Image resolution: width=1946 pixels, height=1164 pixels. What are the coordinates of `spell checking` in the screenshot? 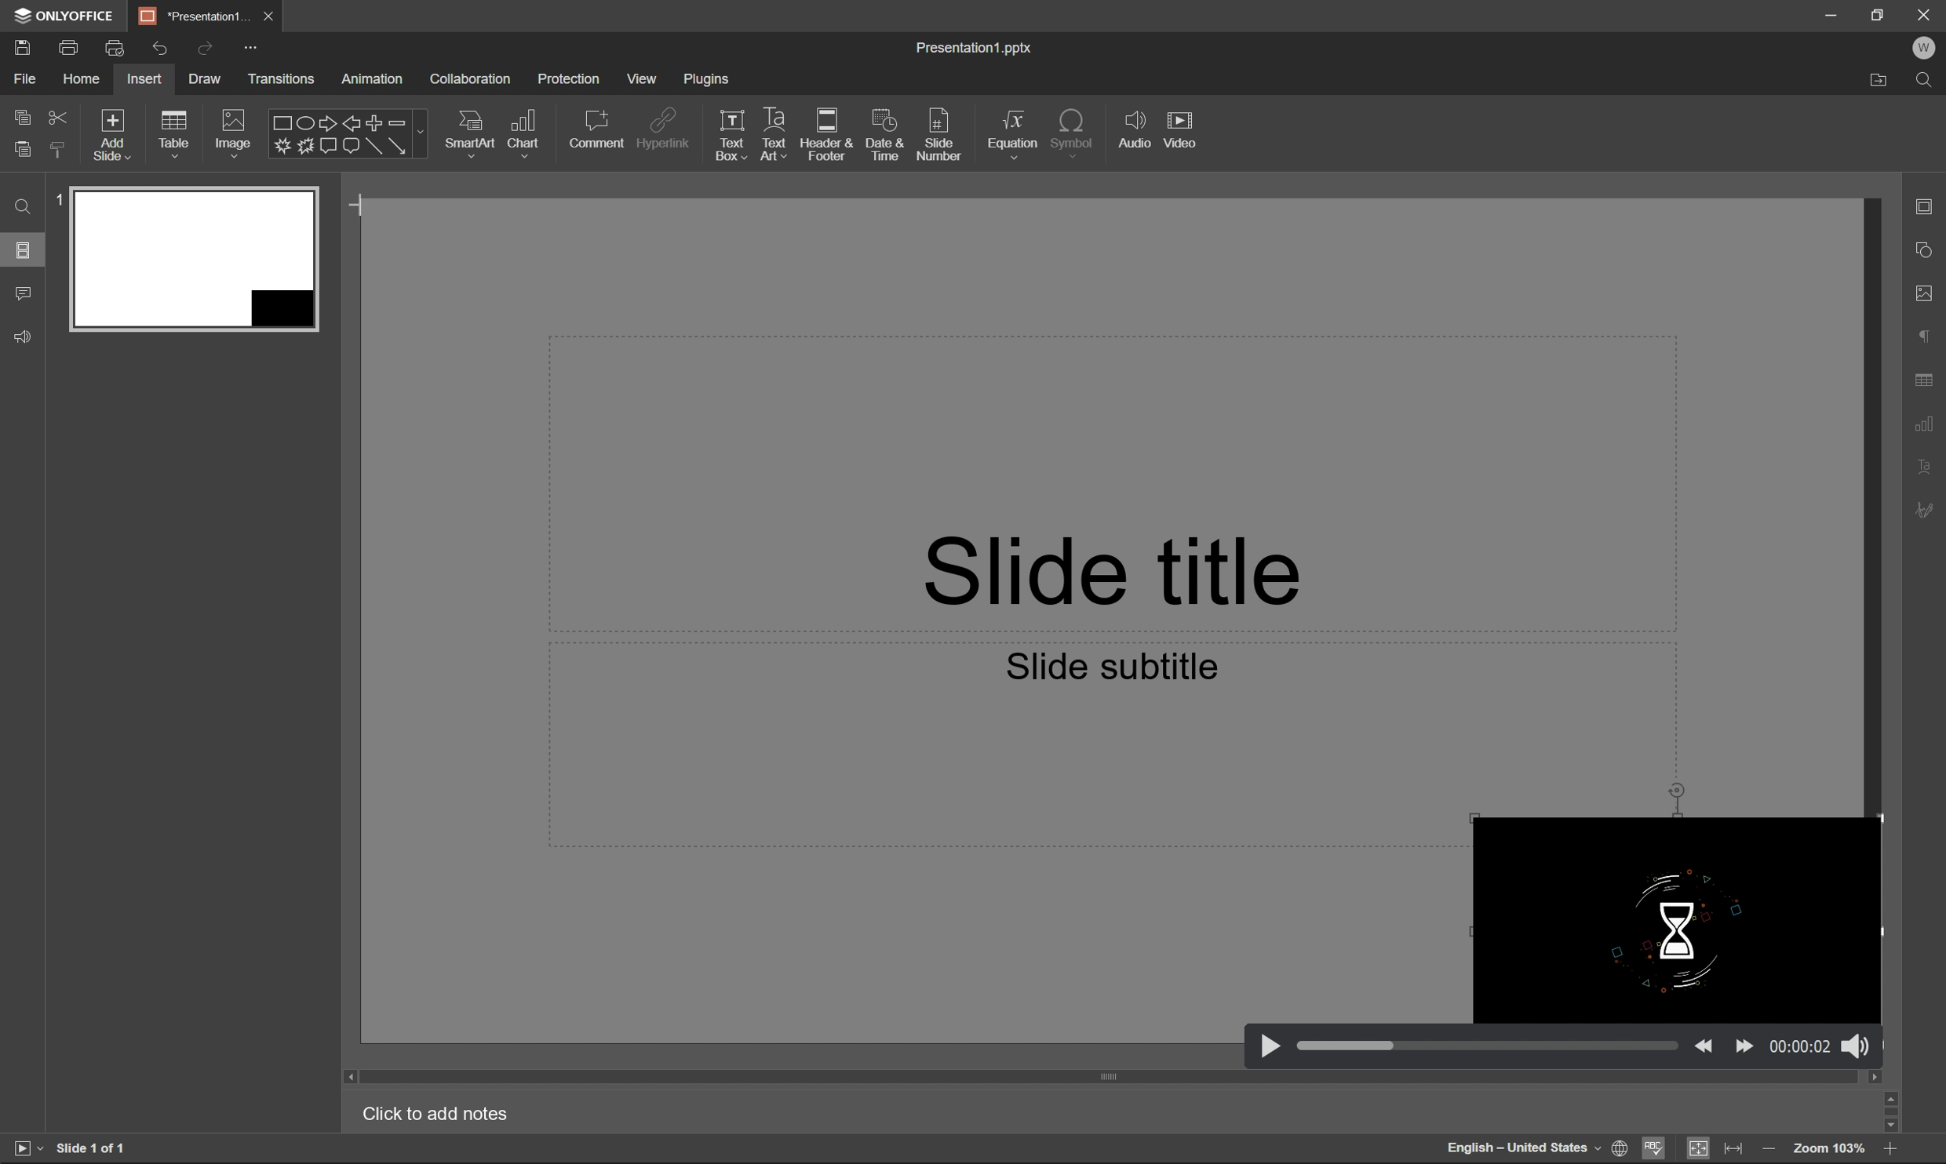 It's located at (1659, 1150).